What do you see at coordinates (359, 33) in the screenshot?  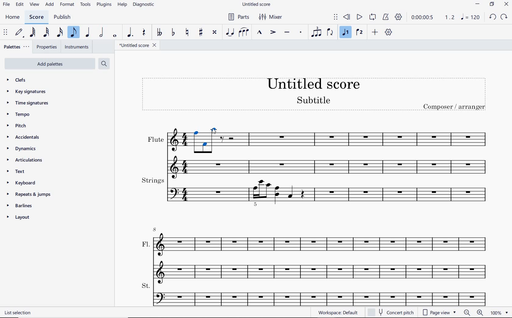 I see `VOICE 2` at bounding box center [359, 33].